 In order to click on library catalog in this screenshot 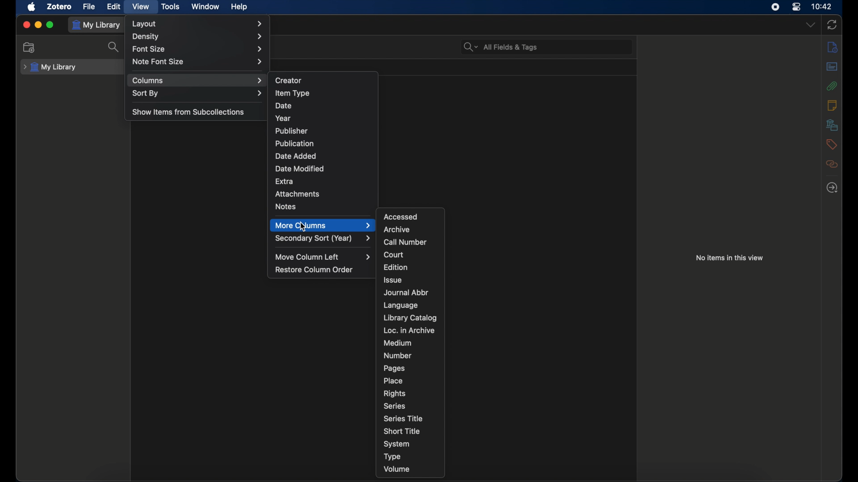, I will do `click(410, 318)`.